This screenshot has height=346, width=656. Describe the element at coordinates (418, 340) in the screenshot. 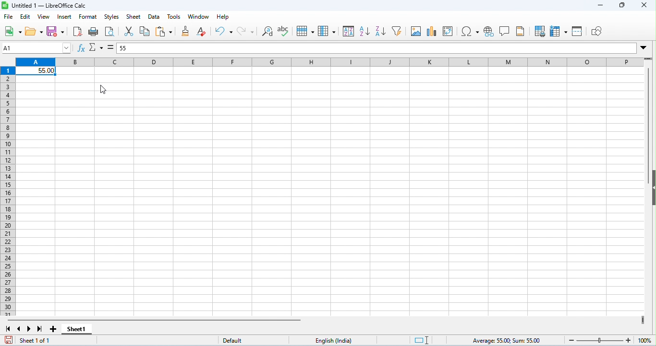

I see `standard selection` at that location.